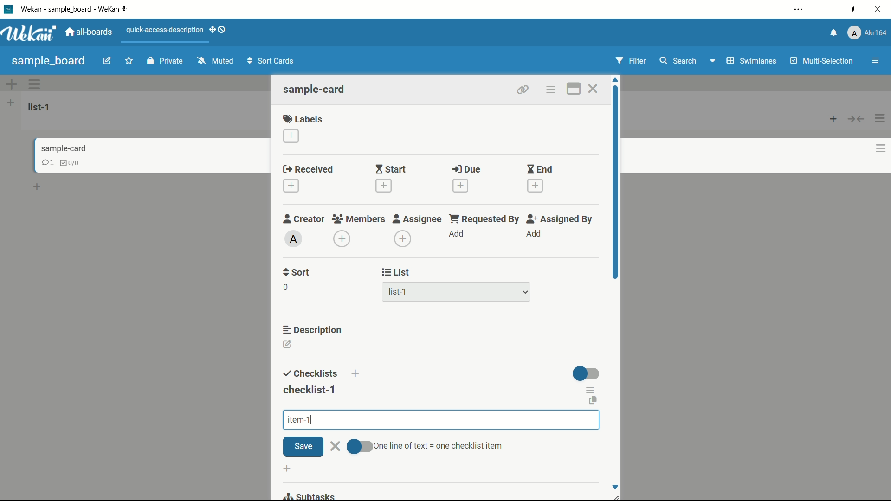 This screenshot has height=501, width=891. Describe the element at coordinates (882, 116) in the screenshot. I see `options` at that location.